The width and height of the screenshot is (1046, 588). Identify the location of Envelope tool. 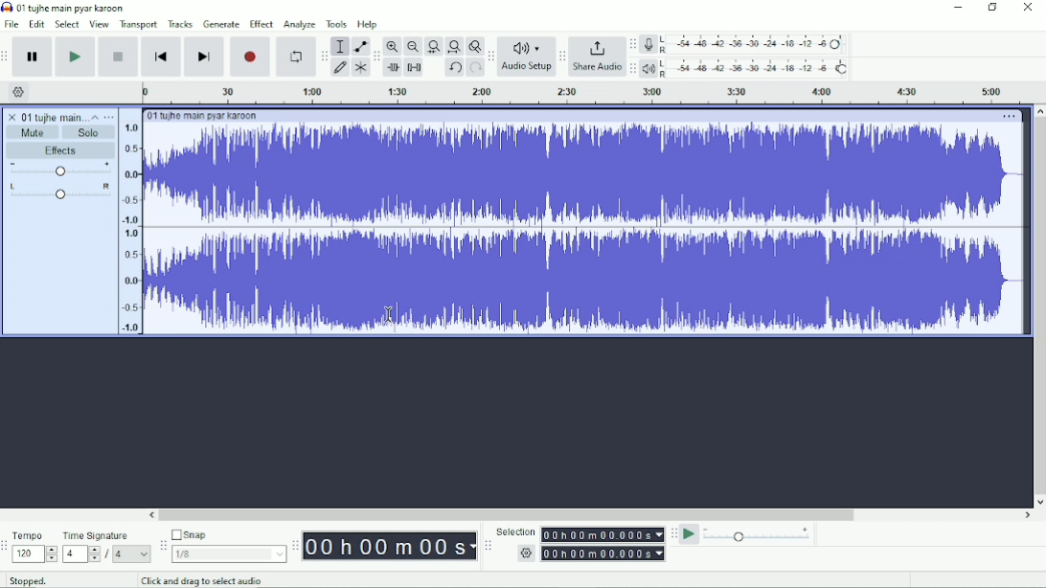
(359, 47).